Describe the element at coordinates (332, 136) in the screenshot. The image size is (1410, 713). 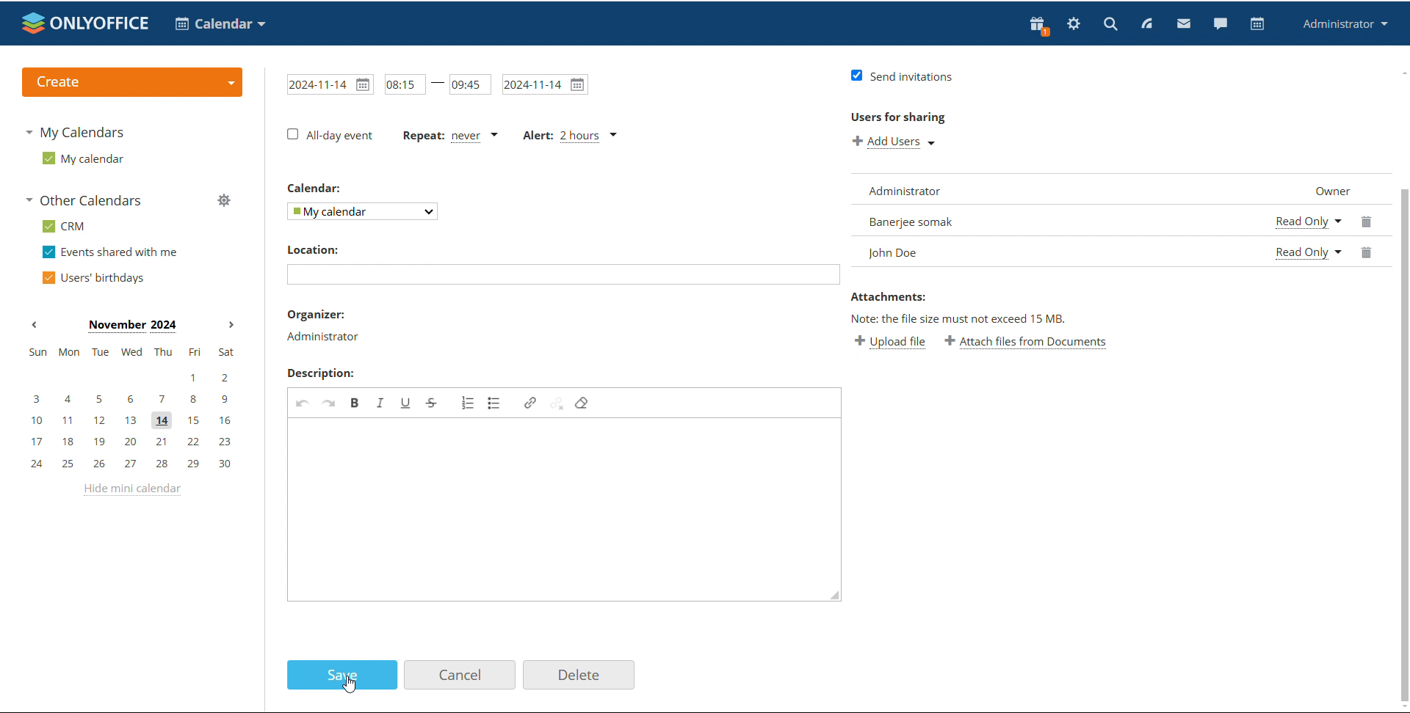
I see `all day event checkbox` at that location.